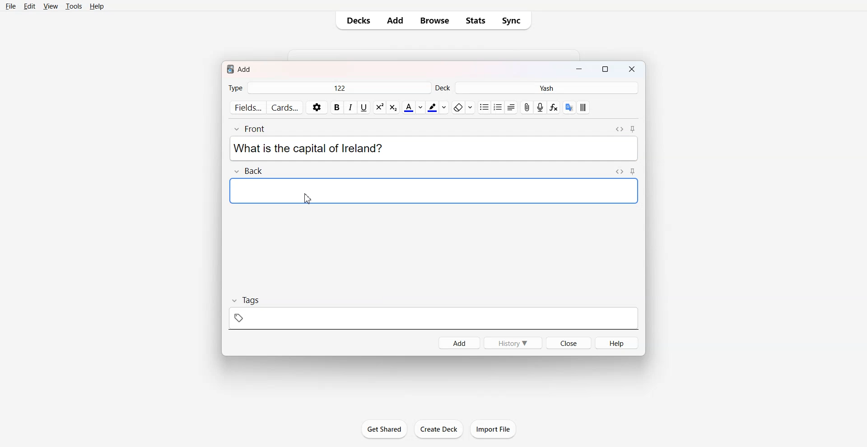 The image size is (867, 447). I want to click on Highlight Text Color, so click(437, 107).